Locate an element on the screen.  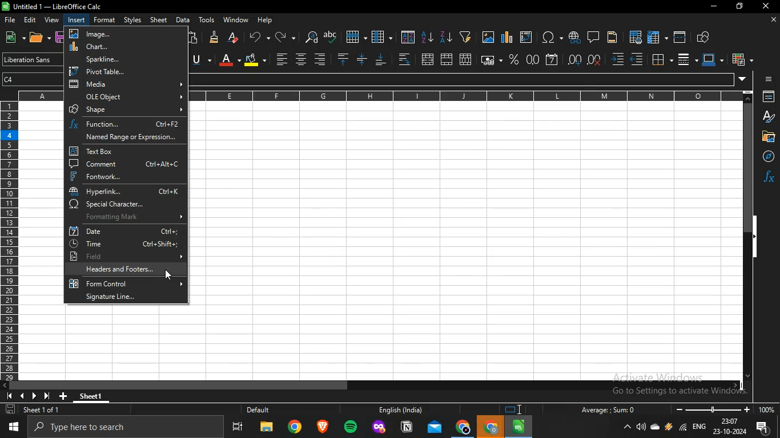
clone formatting is located at coordinates (214, 38).